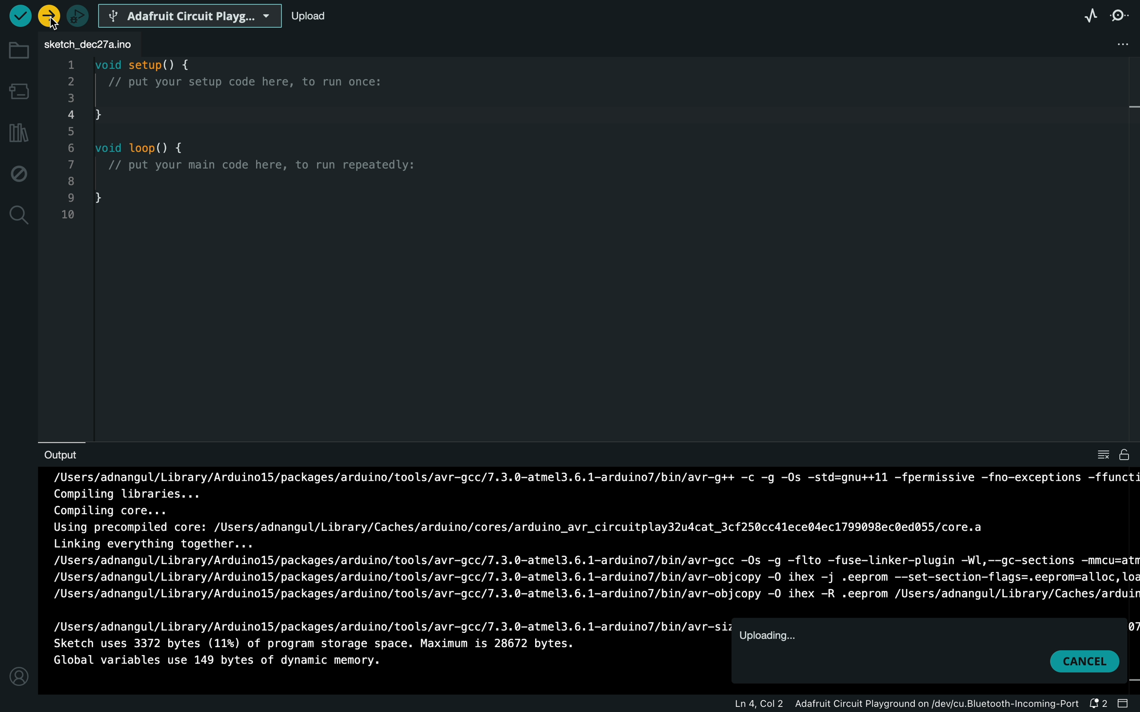  I want to click on library manager, so click(16, 132).